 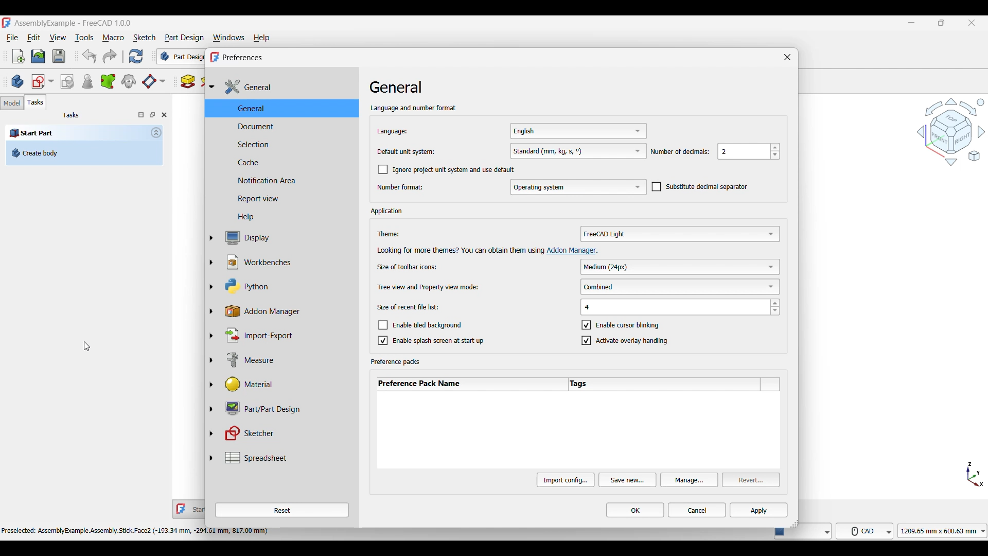 I want to click on Selection, so click(x=286, y=144).